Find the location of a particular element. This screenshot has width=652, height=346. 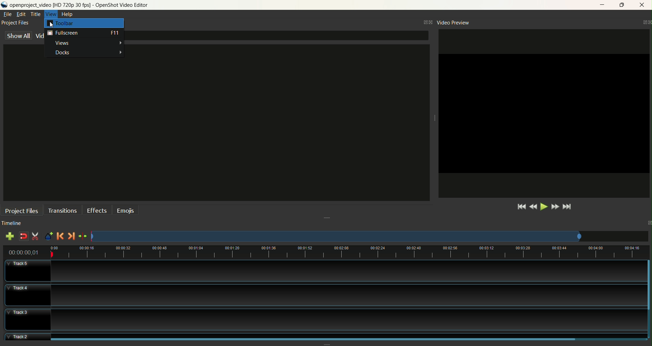

track2 is located at coordinates (326, 336).